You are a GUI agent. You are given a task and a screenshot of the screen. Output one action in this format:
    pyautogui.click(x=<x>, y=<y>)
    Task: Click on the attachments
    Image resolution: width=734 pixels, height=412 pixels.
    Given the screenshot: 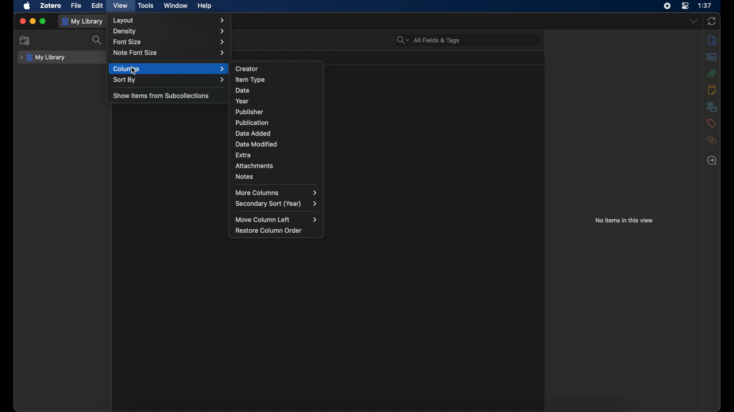 What is the action you would take?
    pyautogui.click(x=255, y=166)
    